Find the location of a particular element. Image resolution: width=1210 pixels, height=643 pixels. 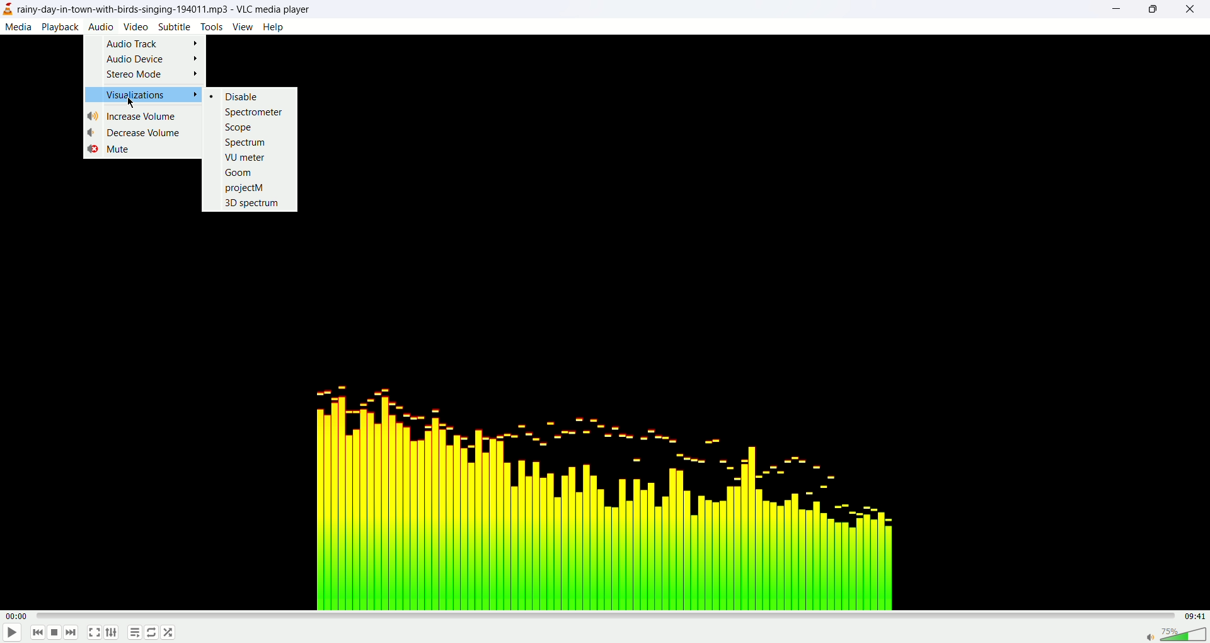

stereo mode is located at coordinates (149, 75).